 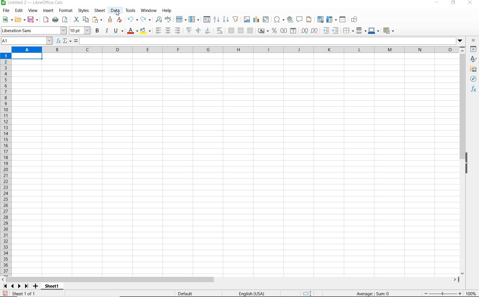 What do you see at coordinates (55, 19) in the screenshot?
I see `print` at bounding box center [55, 19].